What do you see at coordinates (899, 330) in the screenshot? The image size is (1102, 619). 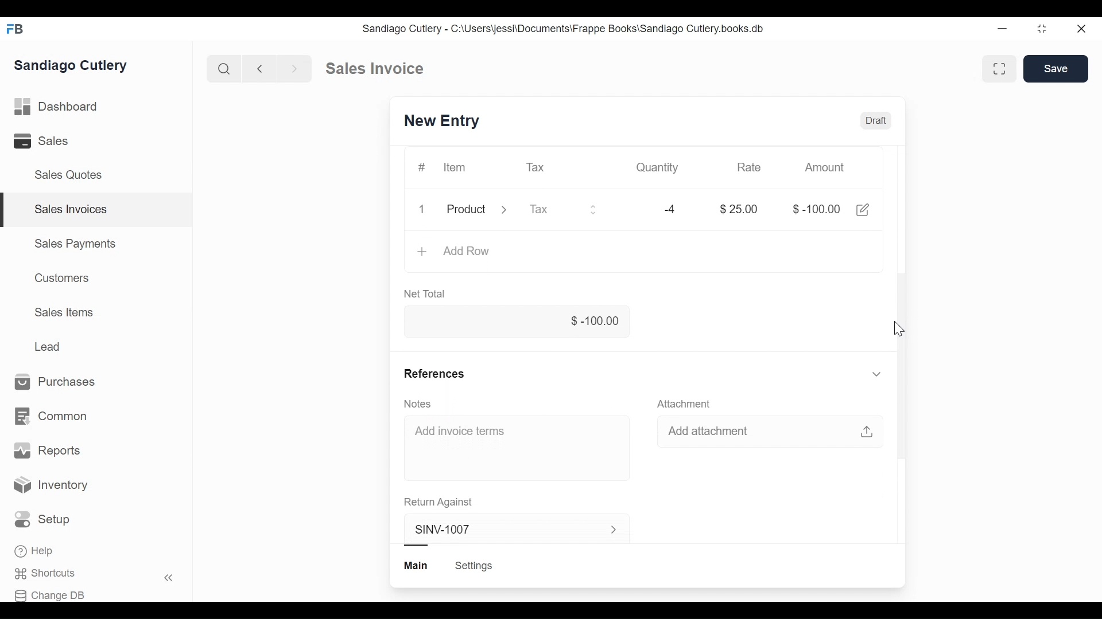 I see `Cursor` at bounding box center [899, 330].